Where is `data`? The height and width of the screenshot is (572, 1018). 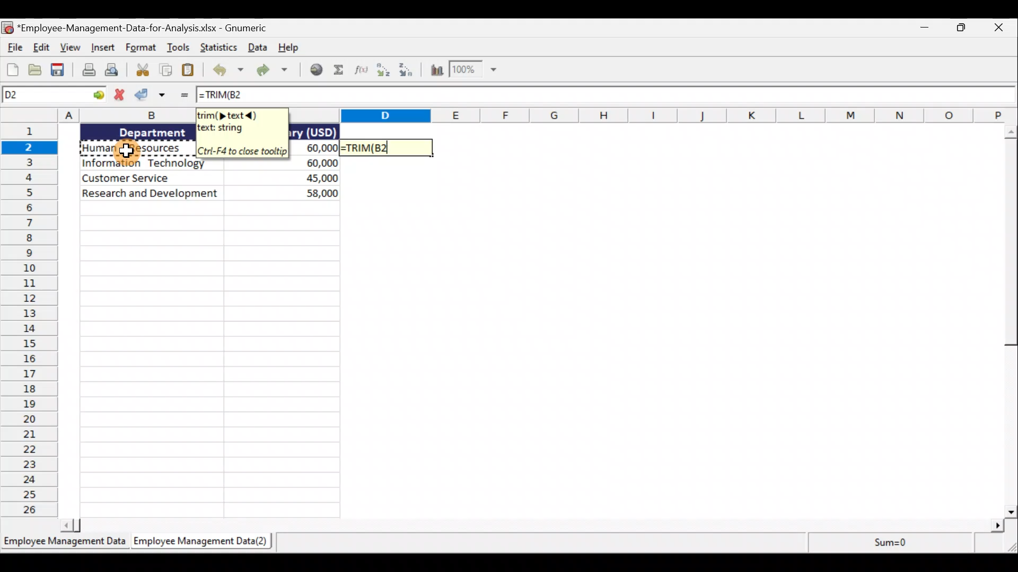 data is located at coordinates (313, 161).